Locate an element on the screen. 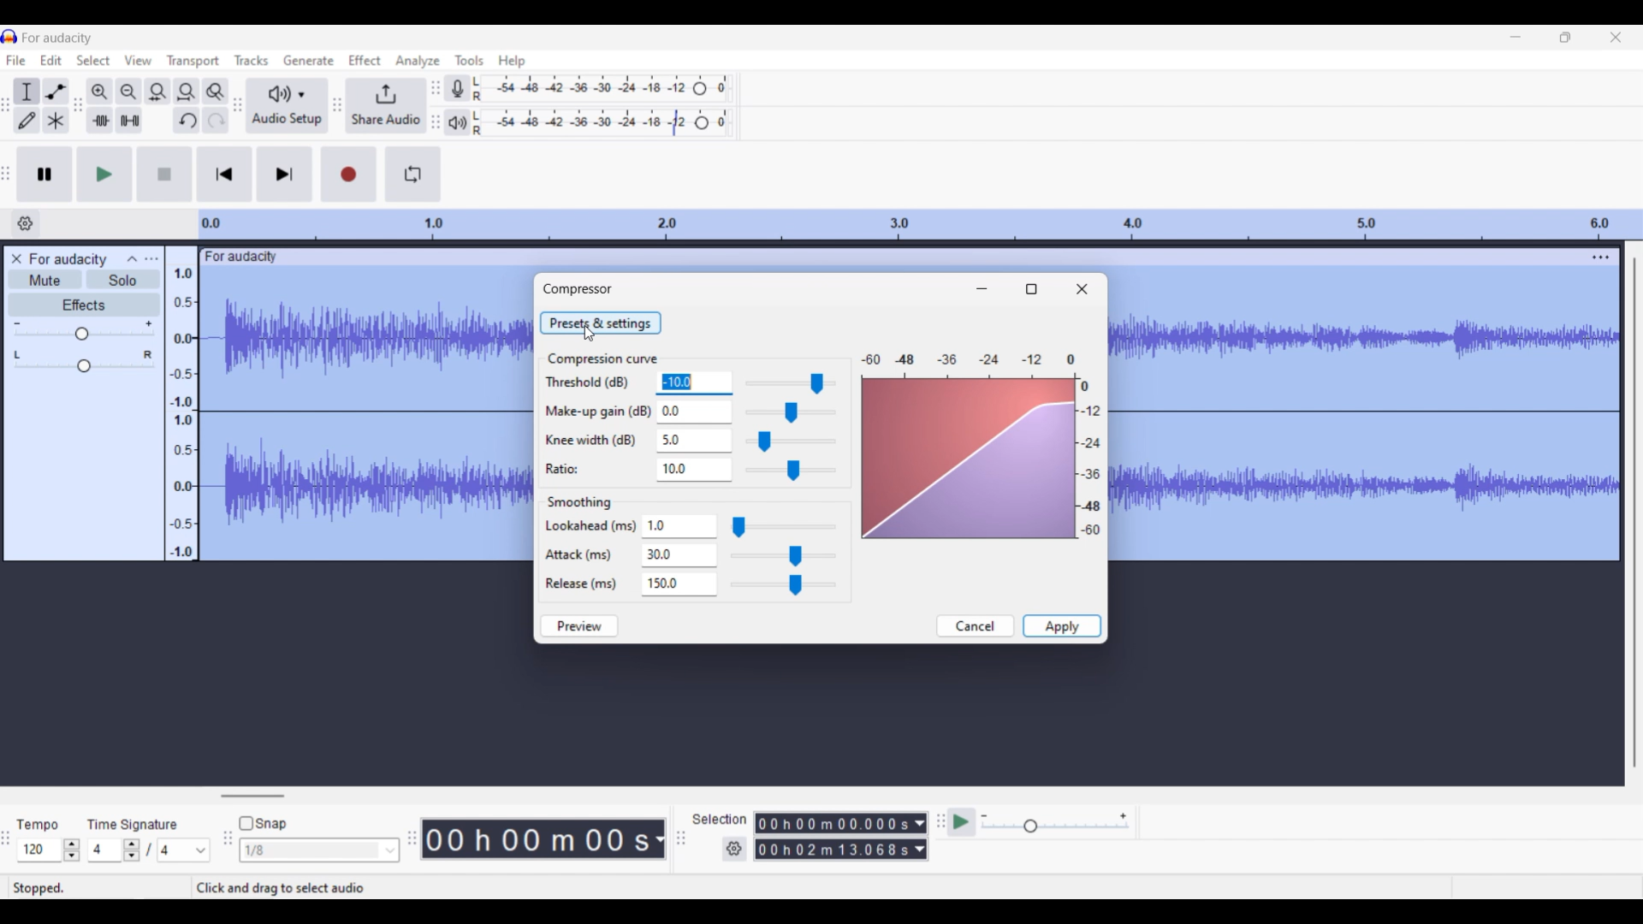 The width and height of the screenshot is (1643, 924). Horizontal slide bar is located at coordinates (253, 796).